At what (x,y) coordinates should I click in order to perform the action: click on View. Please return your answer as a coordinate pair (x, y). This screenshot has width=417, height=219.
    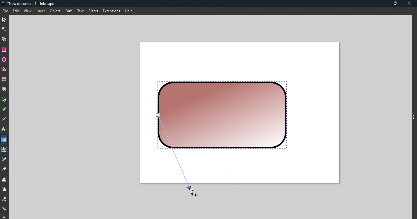
    Looking at the image, I should click on (28, 11).